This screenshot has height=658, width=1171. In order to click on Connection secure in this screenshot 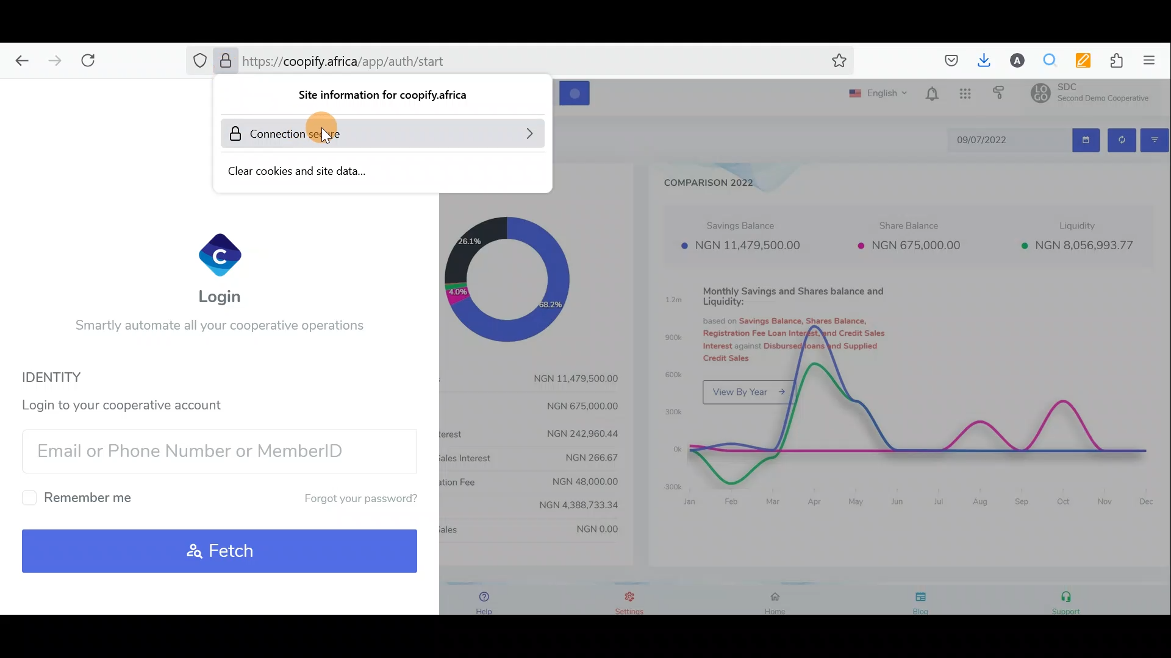, I will do `click(383, 133)`.